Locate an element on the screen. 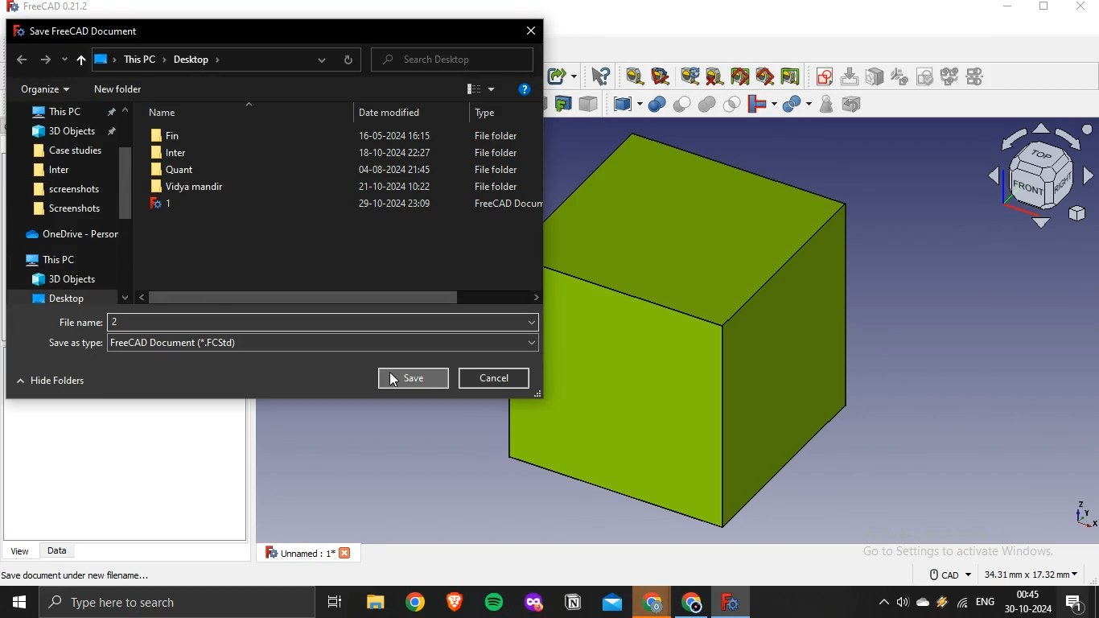 Image resolution: width=1099 pixels, height=618 pixels. 2 is located at coordinates (117, 323).